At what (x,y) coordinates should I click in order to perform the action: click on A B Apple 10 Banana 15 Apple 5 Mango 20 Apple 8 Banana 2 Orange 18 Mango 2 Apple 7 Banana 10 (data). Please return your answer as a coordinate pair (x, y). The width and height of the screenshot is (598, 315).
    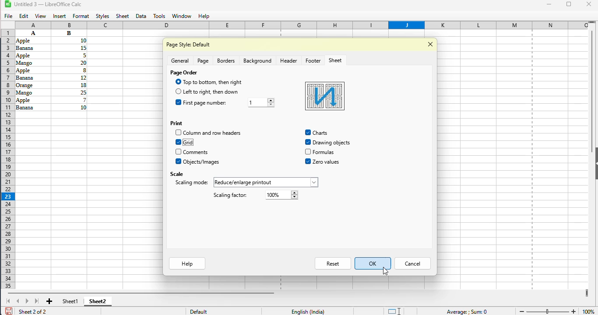
    Looking at the image, I should click on (33, 33).